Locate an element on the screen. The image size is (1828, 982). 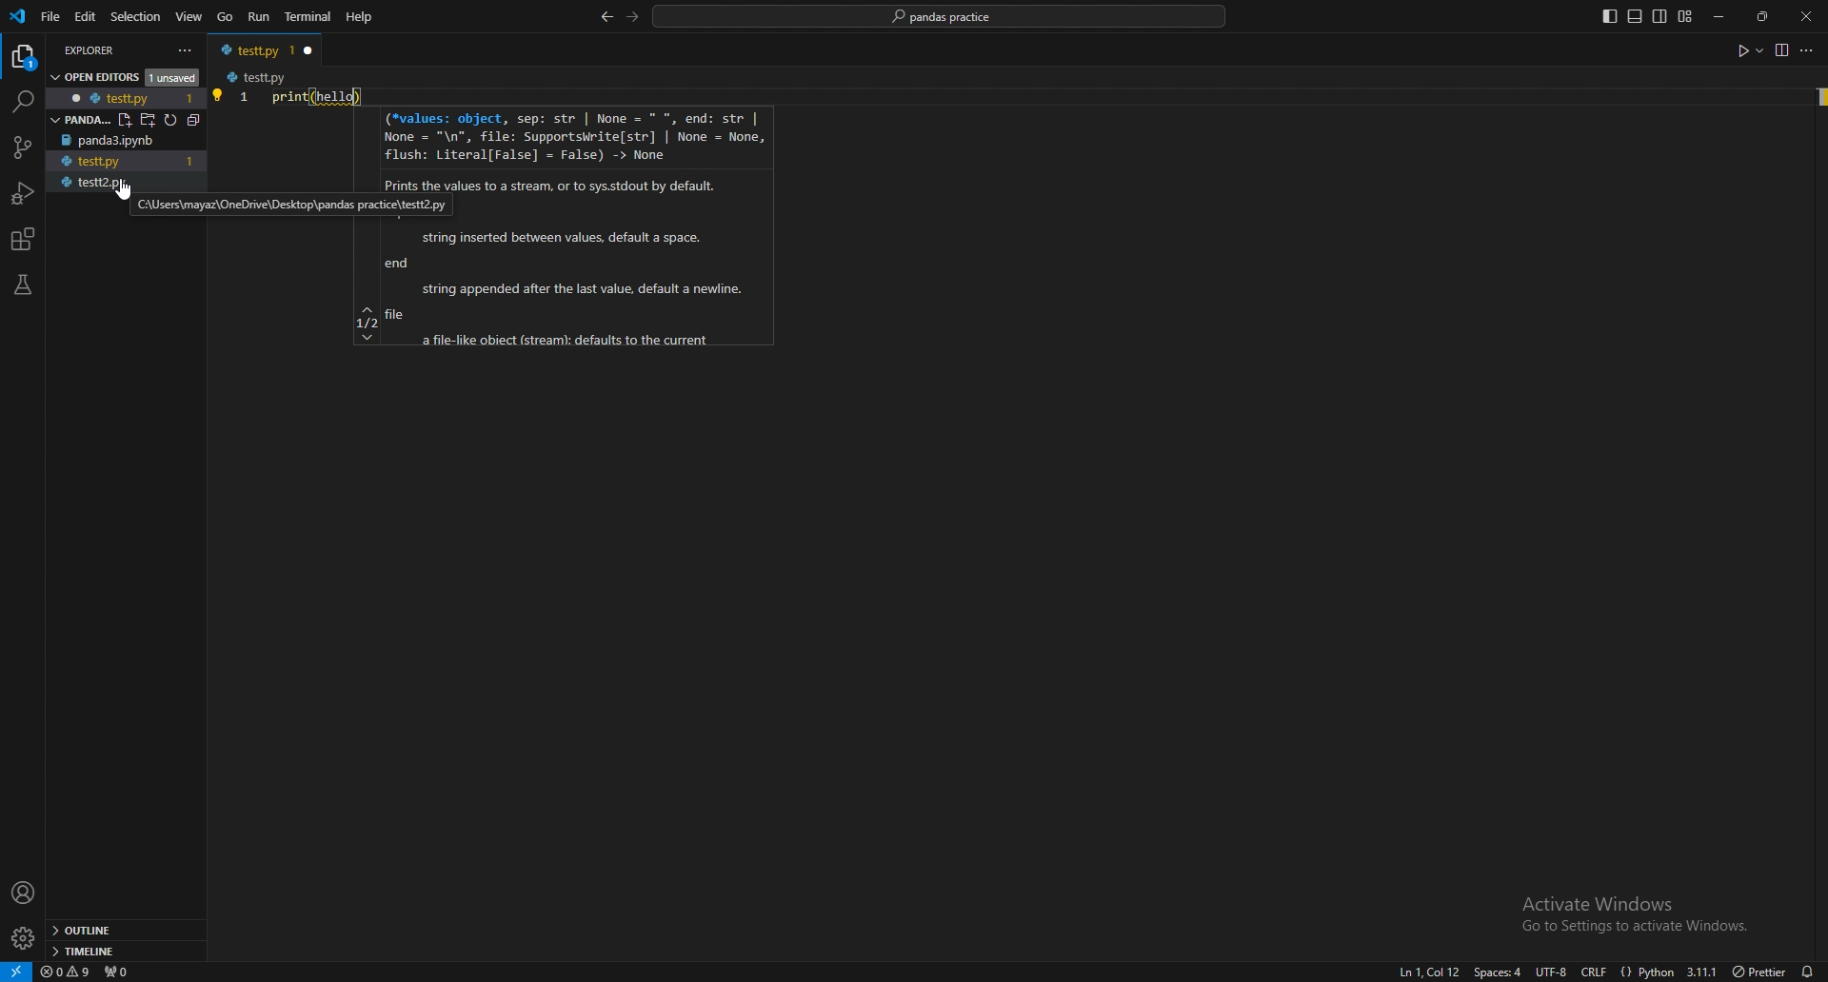
remote window is located at coordinates (16, 971).